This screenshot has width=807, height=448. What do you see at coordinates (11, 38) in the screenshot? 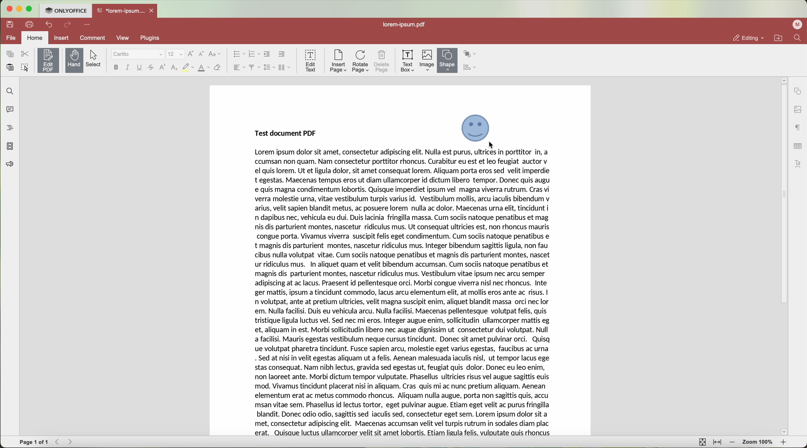
I see `file` at bounding box center [11, 38].